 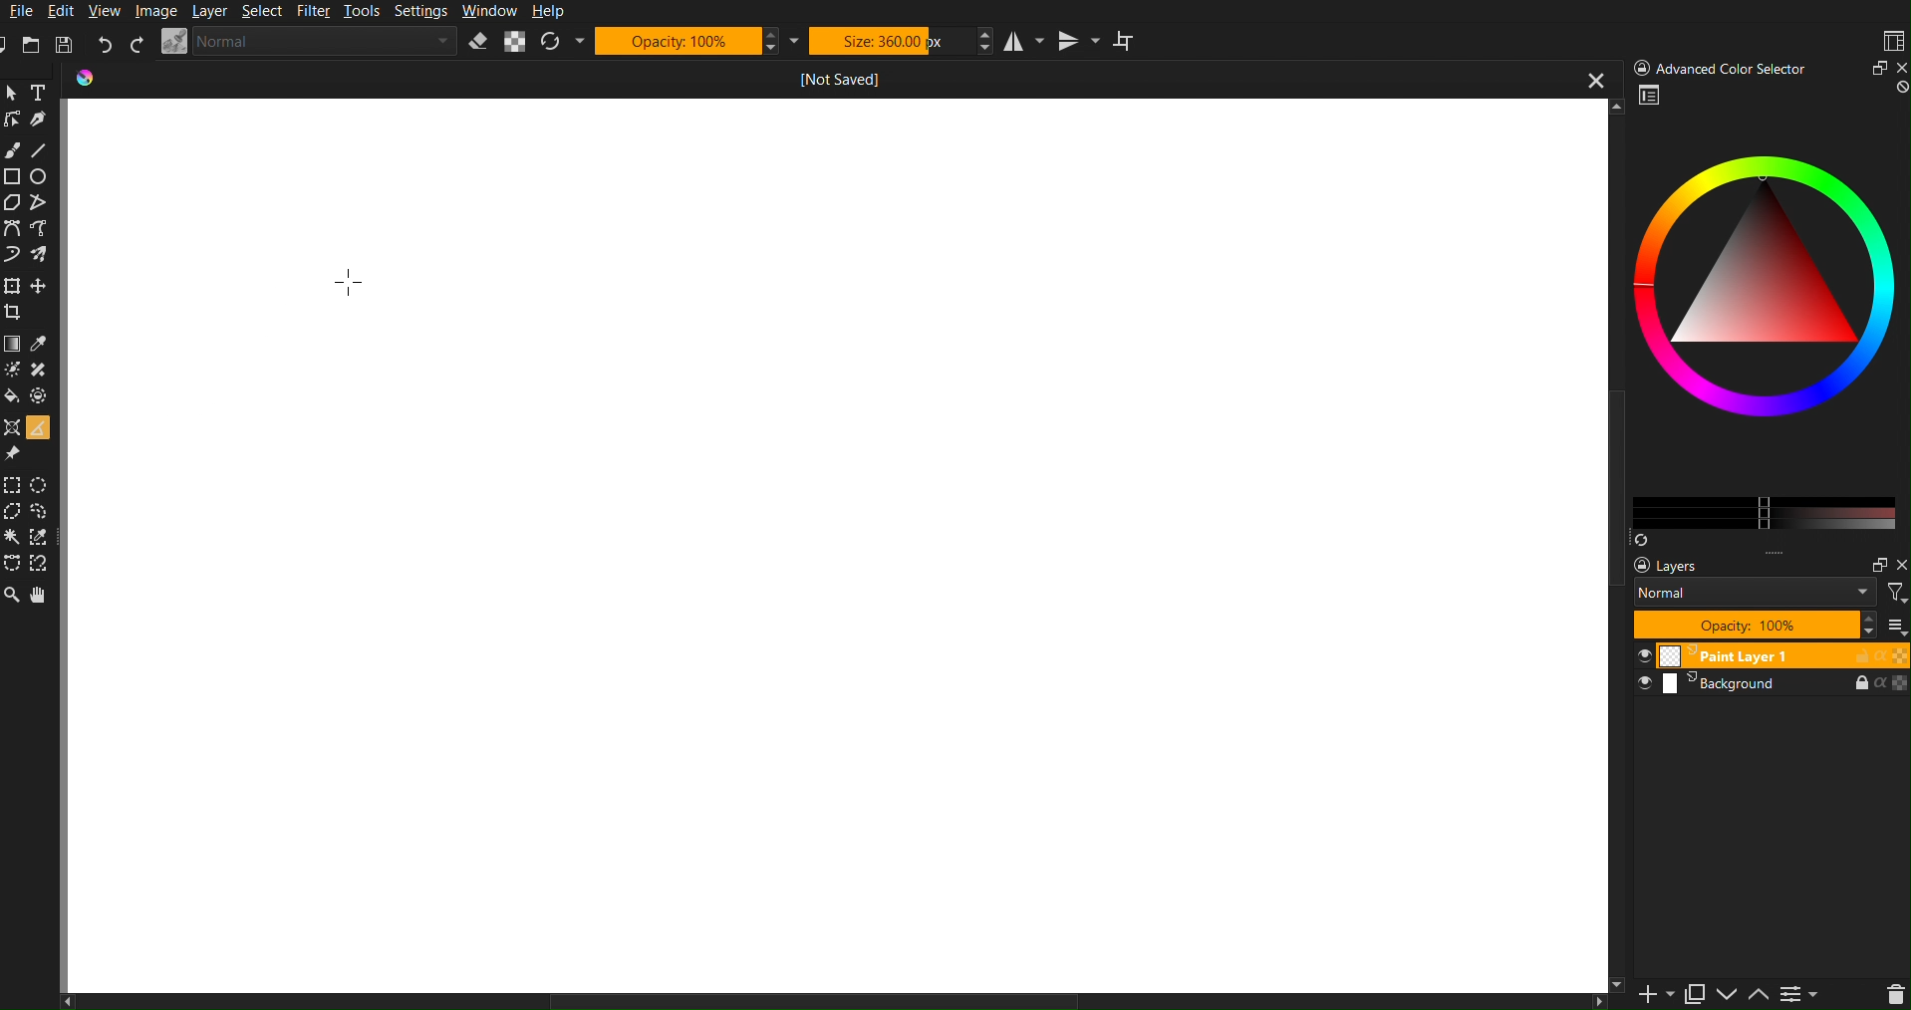 I want to click on Help, so click(x=549, y=11).